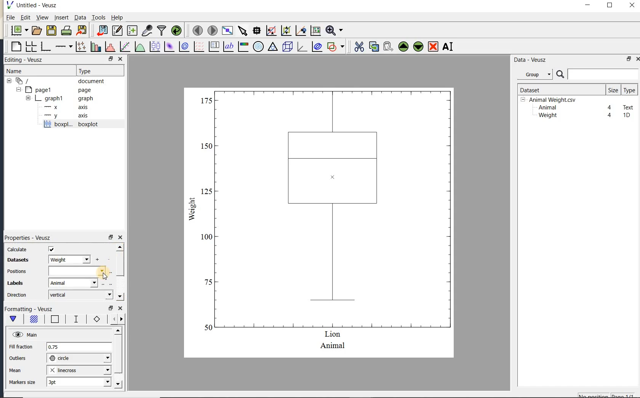 The height and width of the screenshot is (398, 640). What do you see at coordinates (79, 358) in the screenshot?
I see `circle` at bounding box center [79, 358].